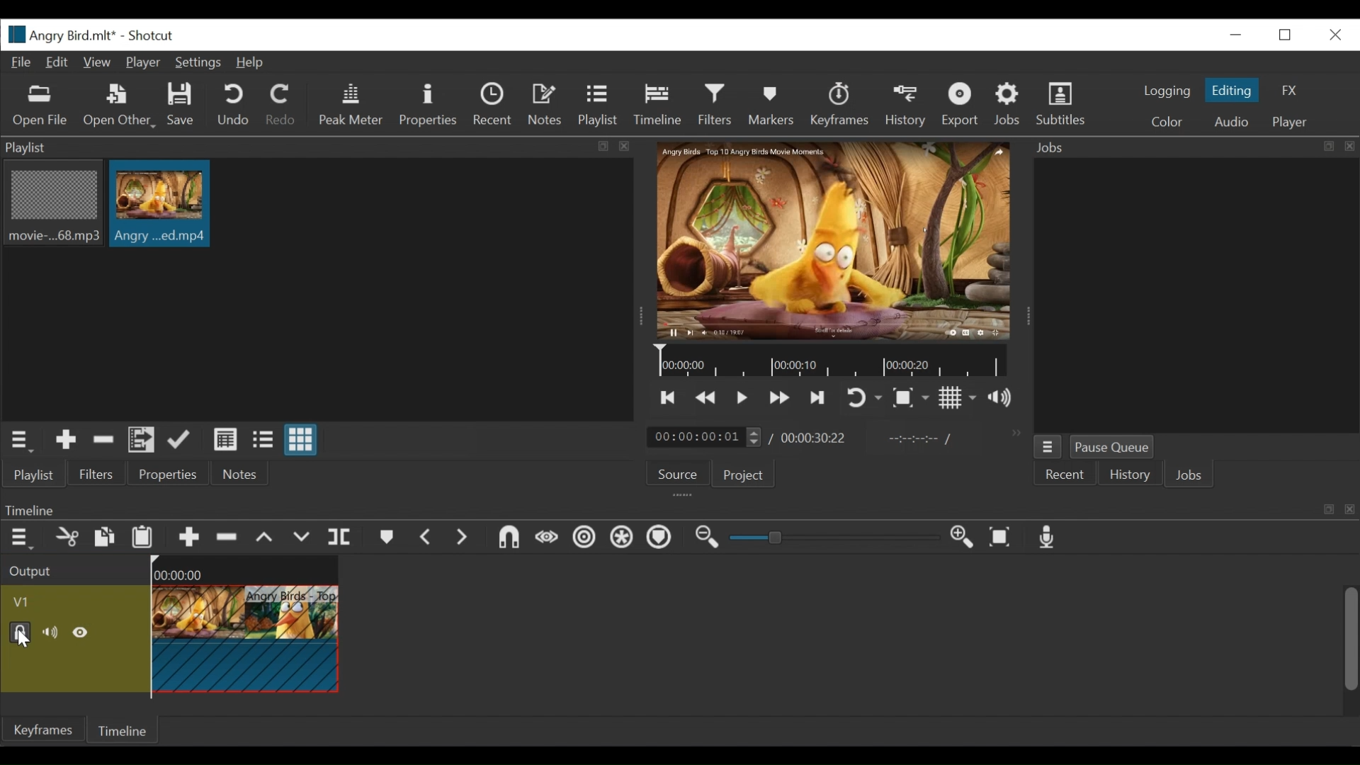  I want to click on Copy, so click(106, 539).